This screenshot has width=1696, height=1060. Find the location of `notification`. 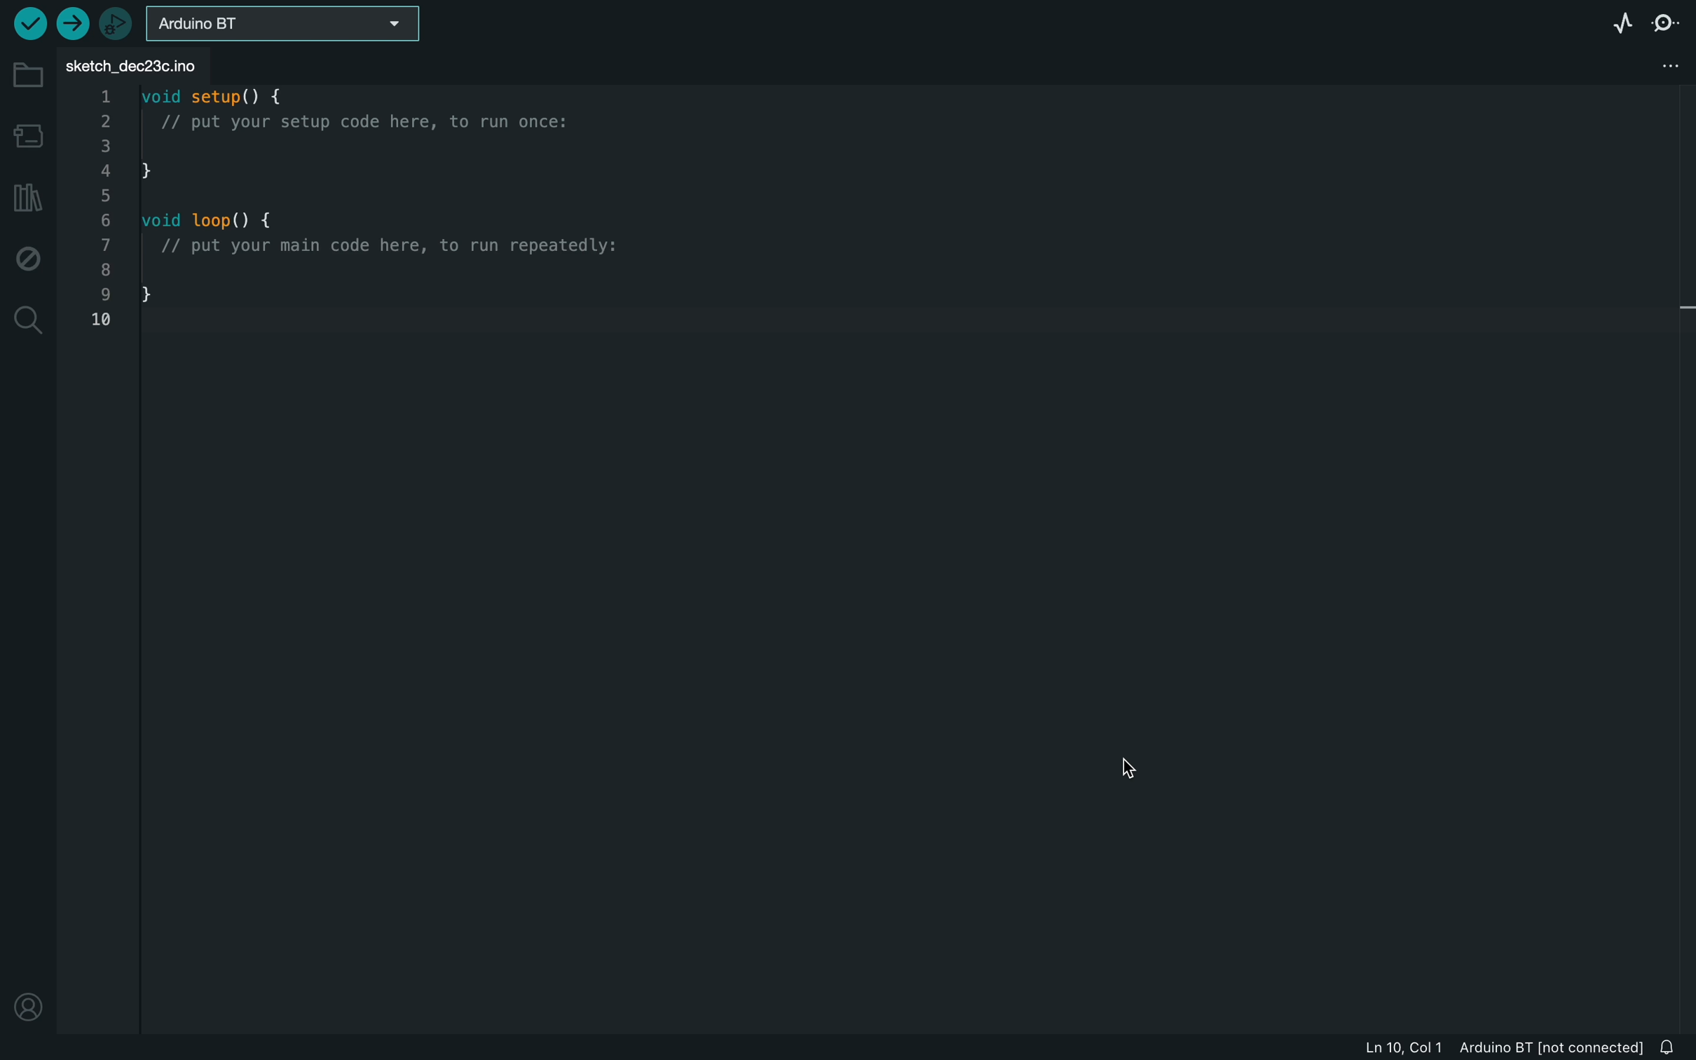

notification is located at coordinates (1674, 1048).